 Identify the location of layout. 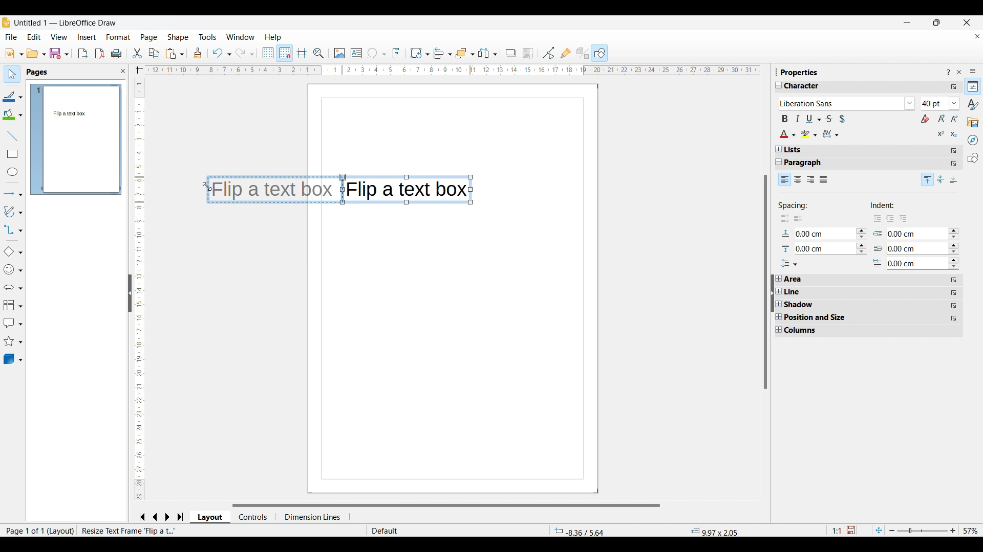
(61, 531).